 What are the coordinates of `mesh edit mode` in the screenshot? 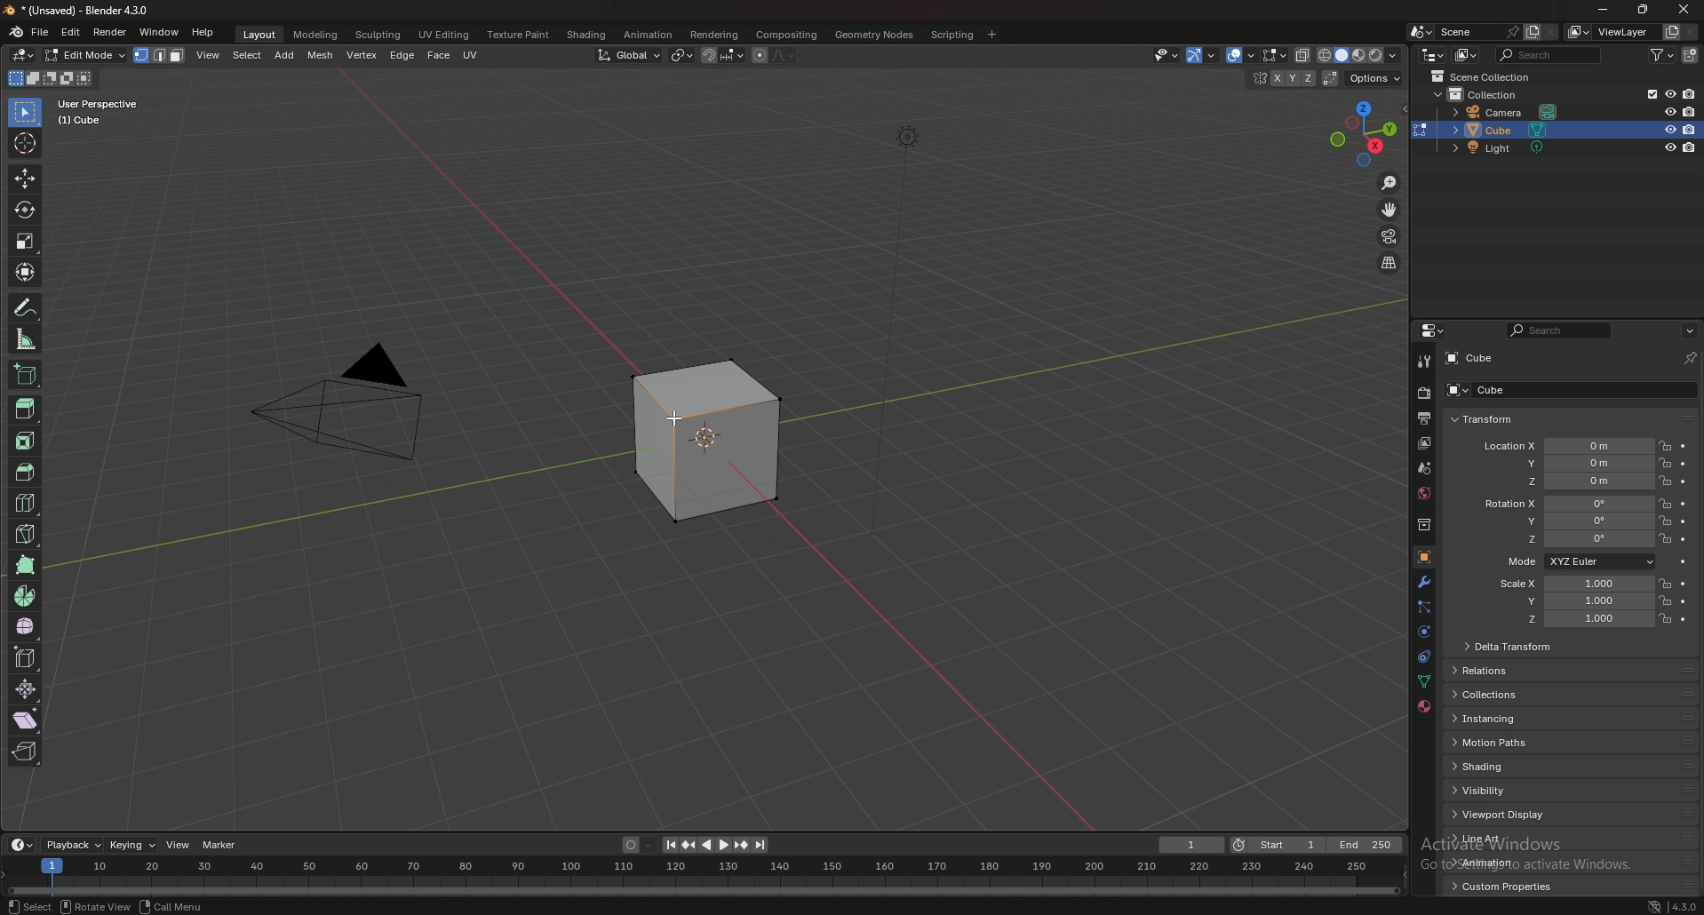 It's located at (1276, 55).